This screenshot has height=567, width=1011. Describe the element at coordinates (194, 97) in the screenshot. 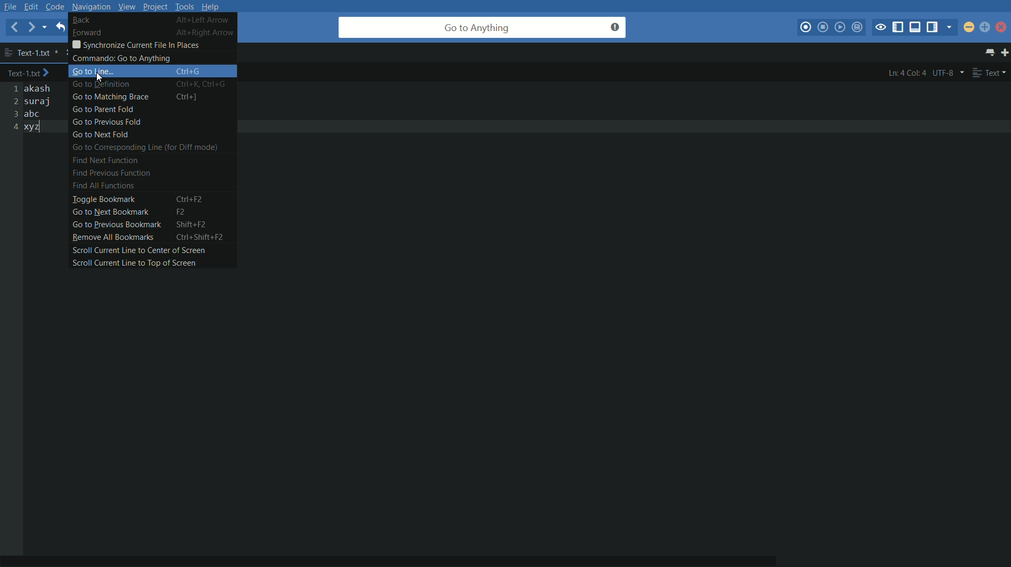

I see `Ctrl+]` at that location.